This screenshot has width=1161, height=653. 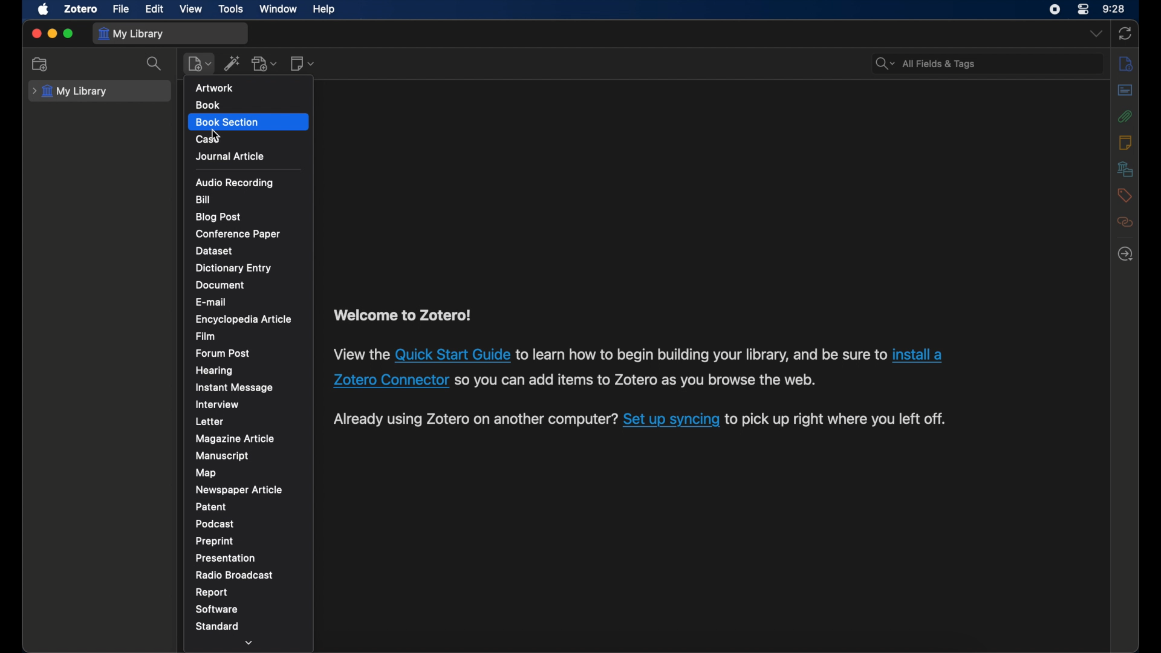 I want to click on standard, so click(x=218, y=626).